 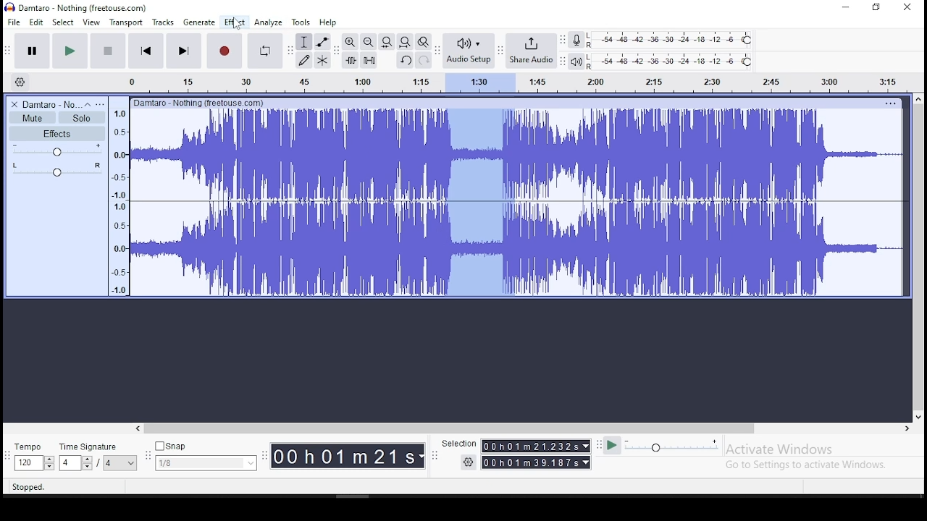 I want to click on draw tool, so click(x=304, y=60).